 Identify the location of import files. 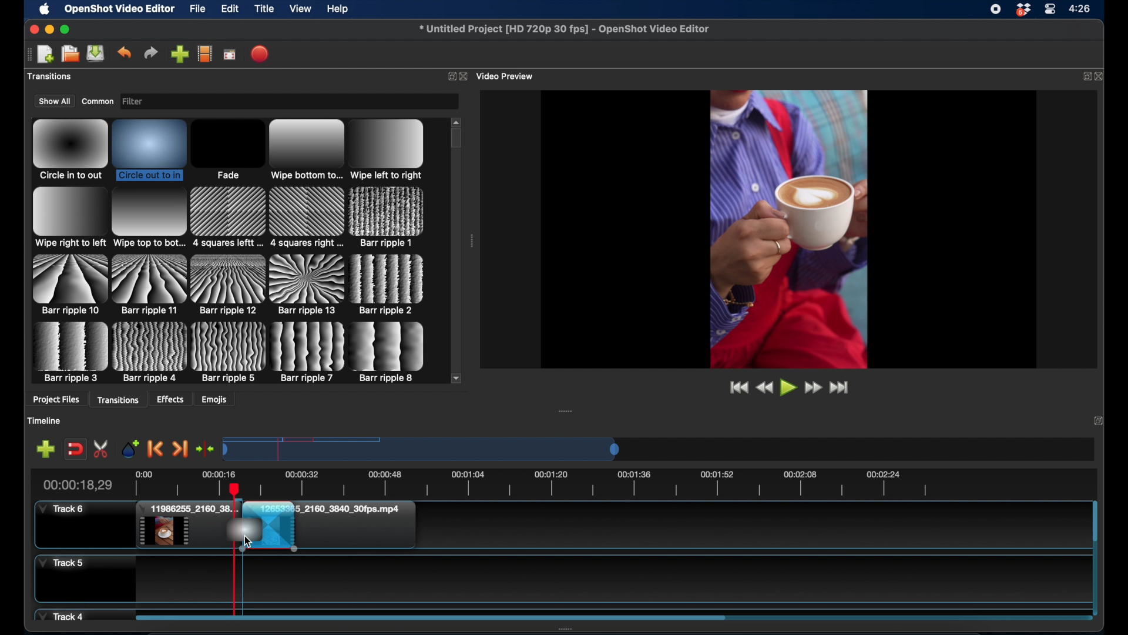
(179, 54).